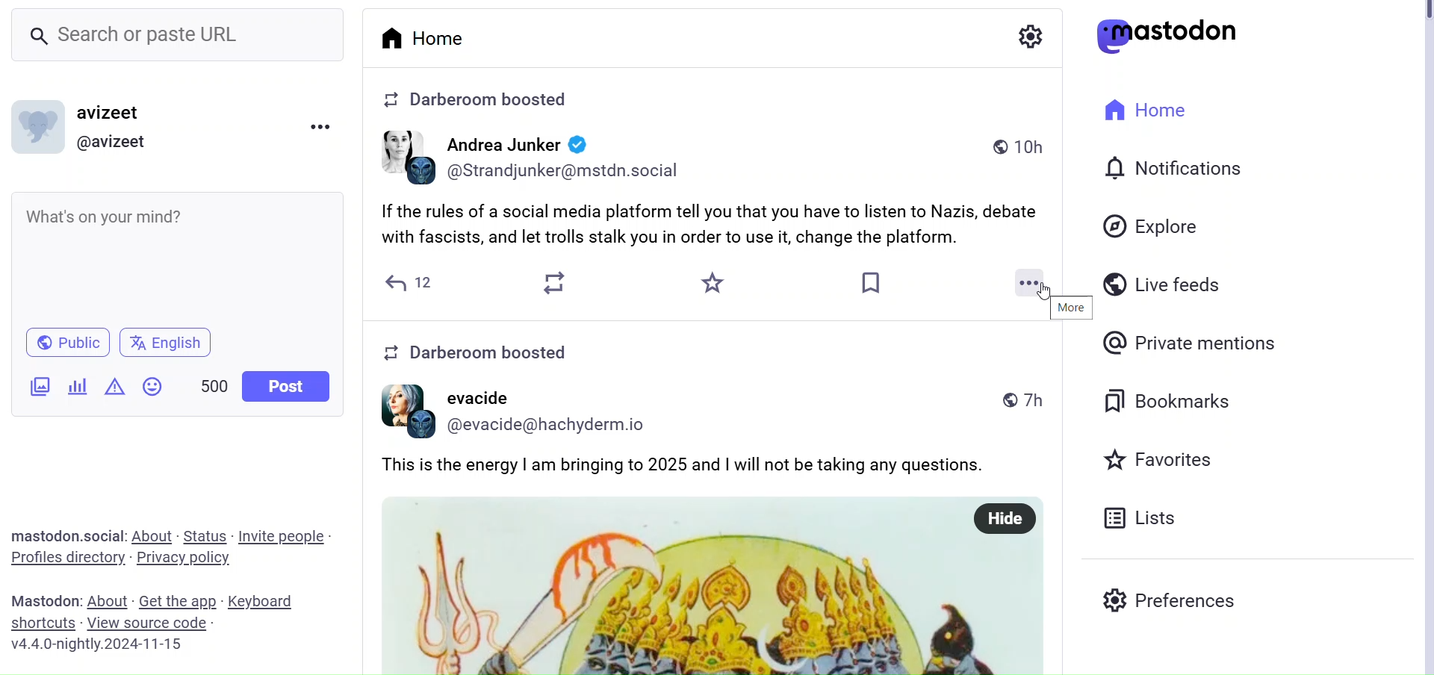  What do you see at coordinates (707, 464) in the screenshot?
I see `post` at bounding box center [707, 464].